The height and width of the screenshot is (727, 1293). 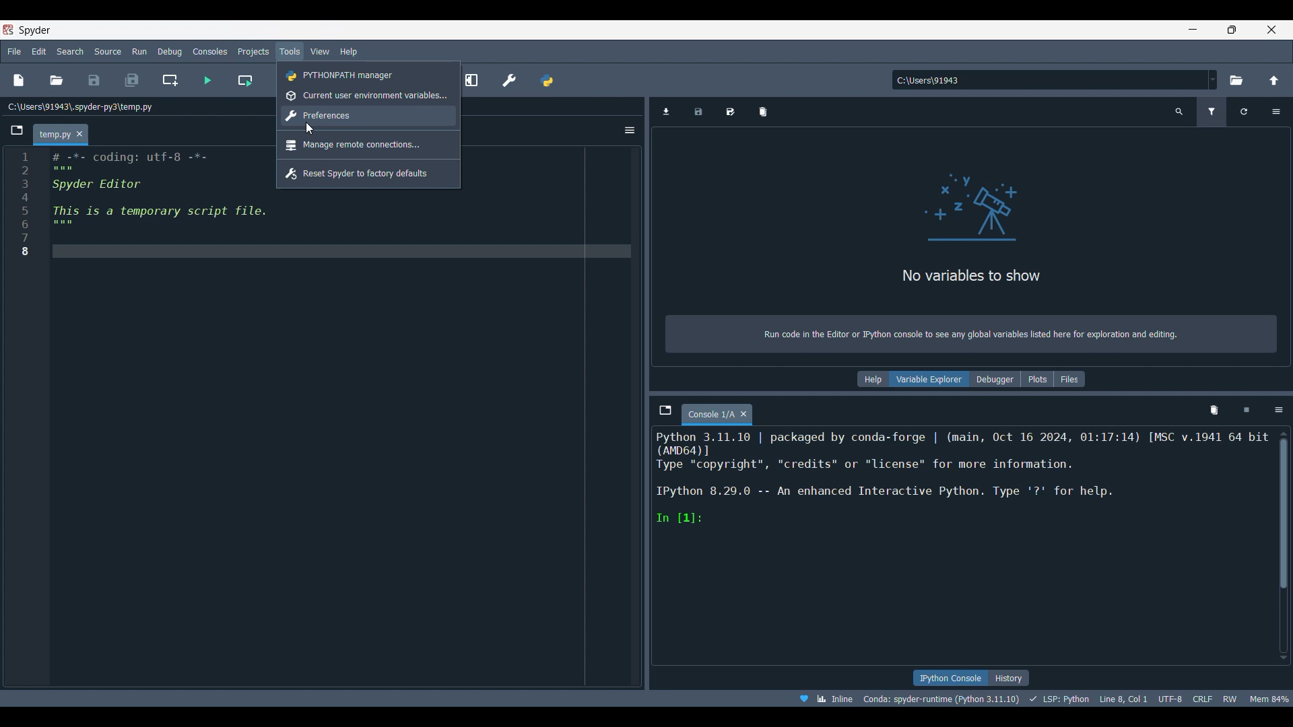 I want to click on Current code, so click(x=139, y=207).